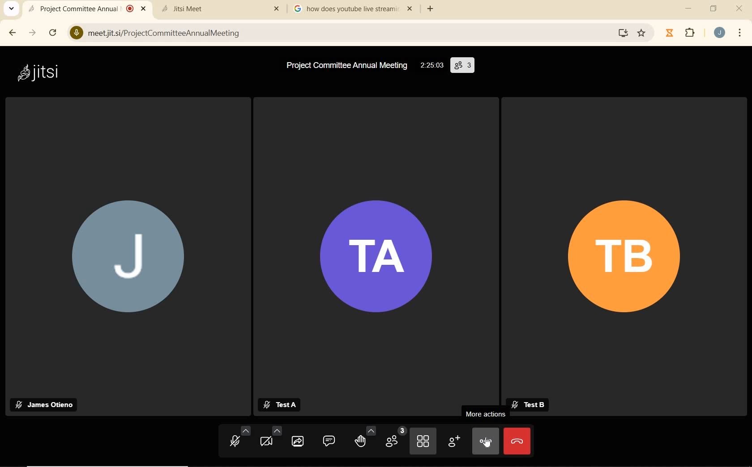  I want to click on leave meeting, so click(517, 441).